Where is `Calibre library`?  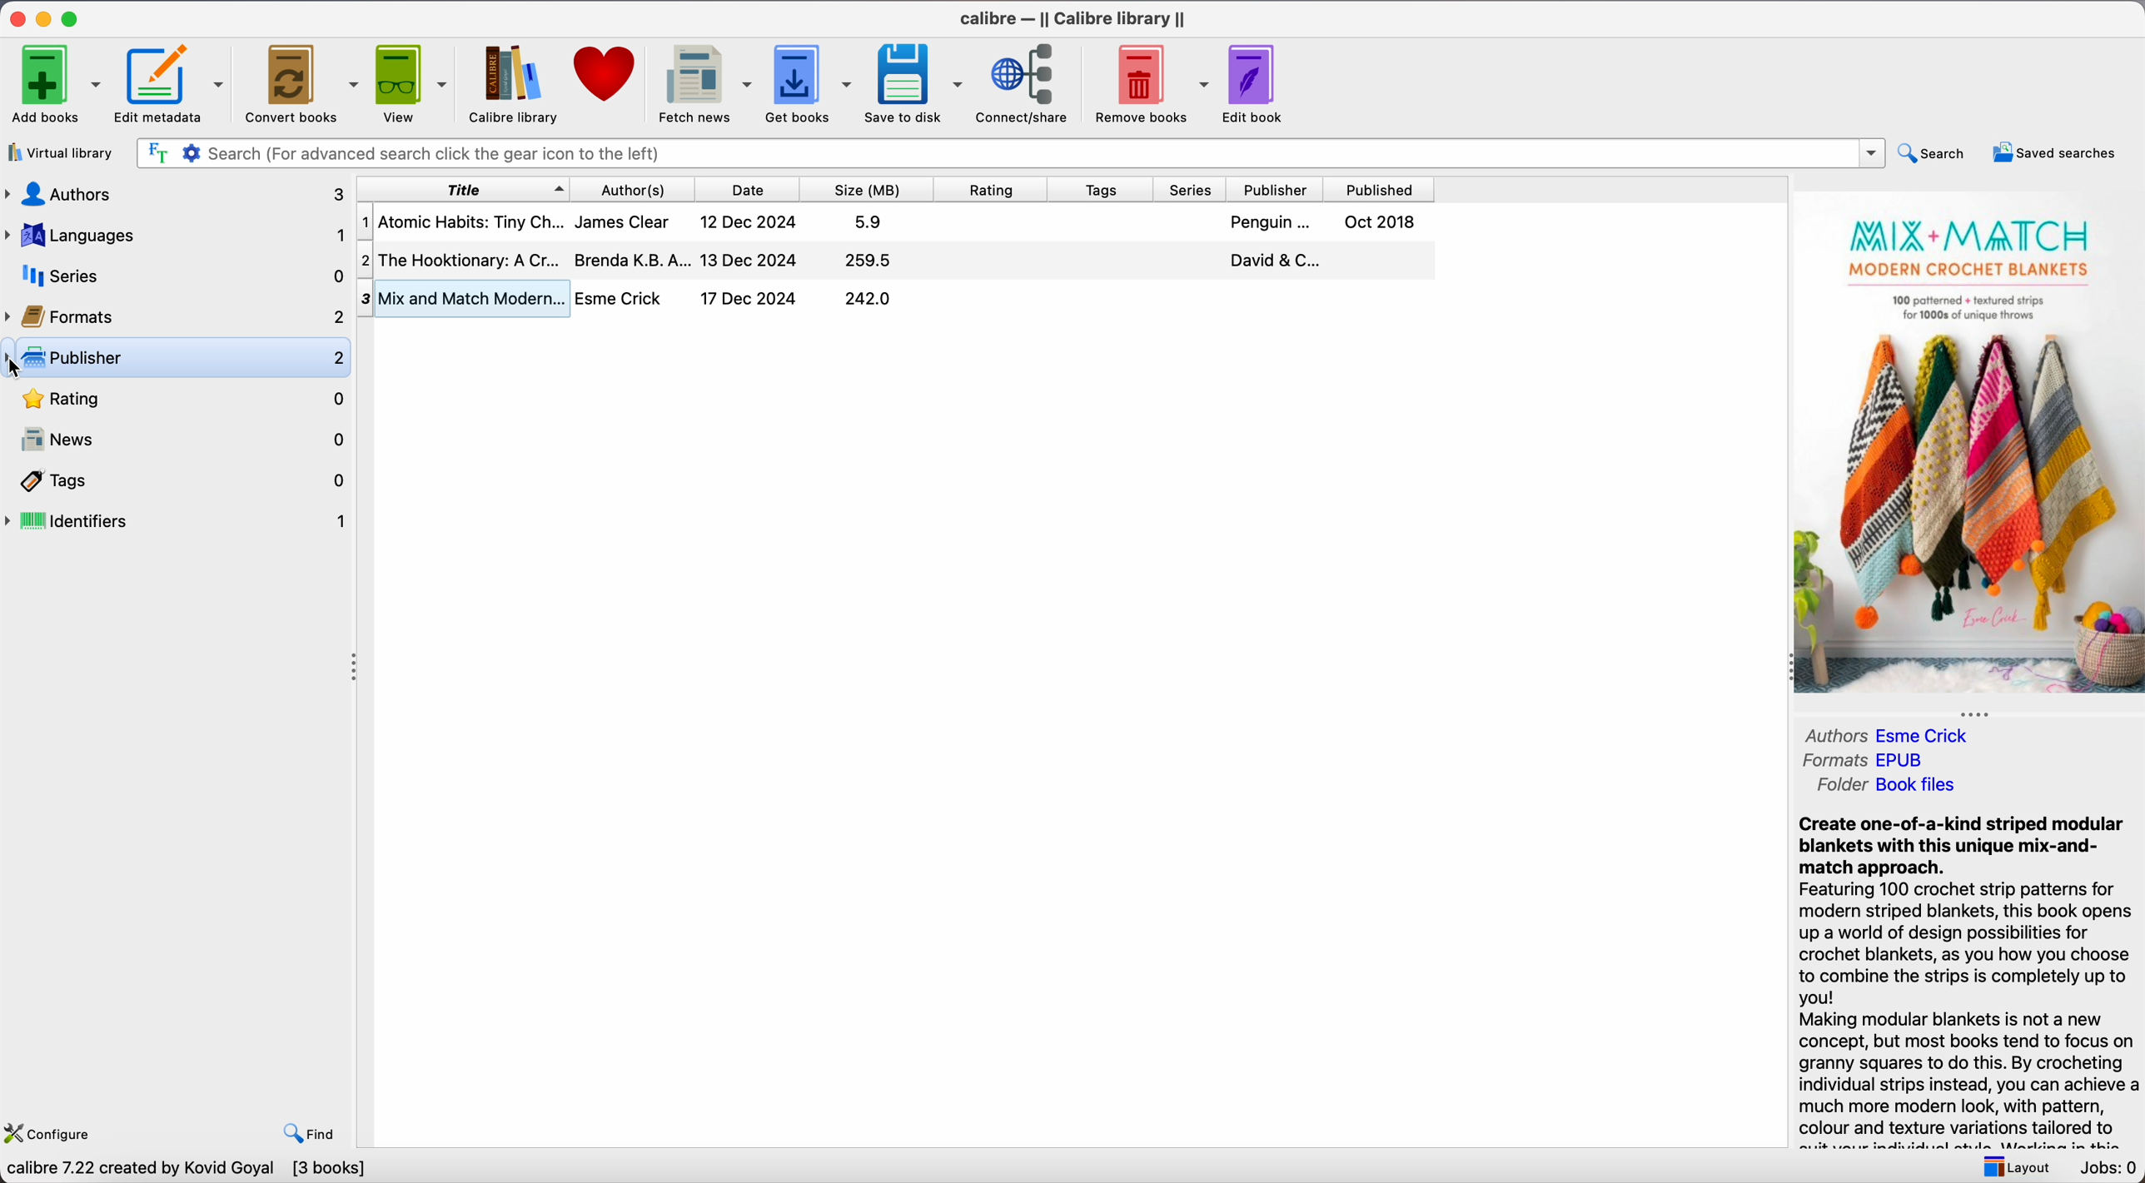
Calibre library is located at coordinates (515, 86).